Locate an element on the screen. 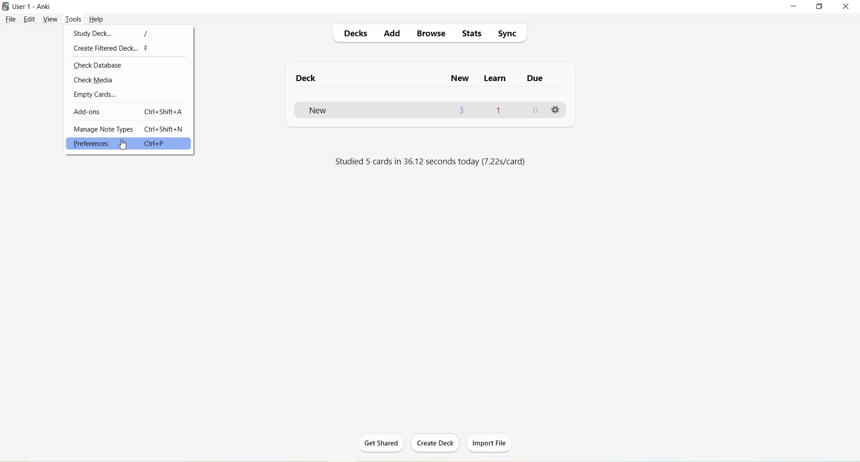 This screenshot has height=462, width=860. Learn is located at coordinates (496, 80).